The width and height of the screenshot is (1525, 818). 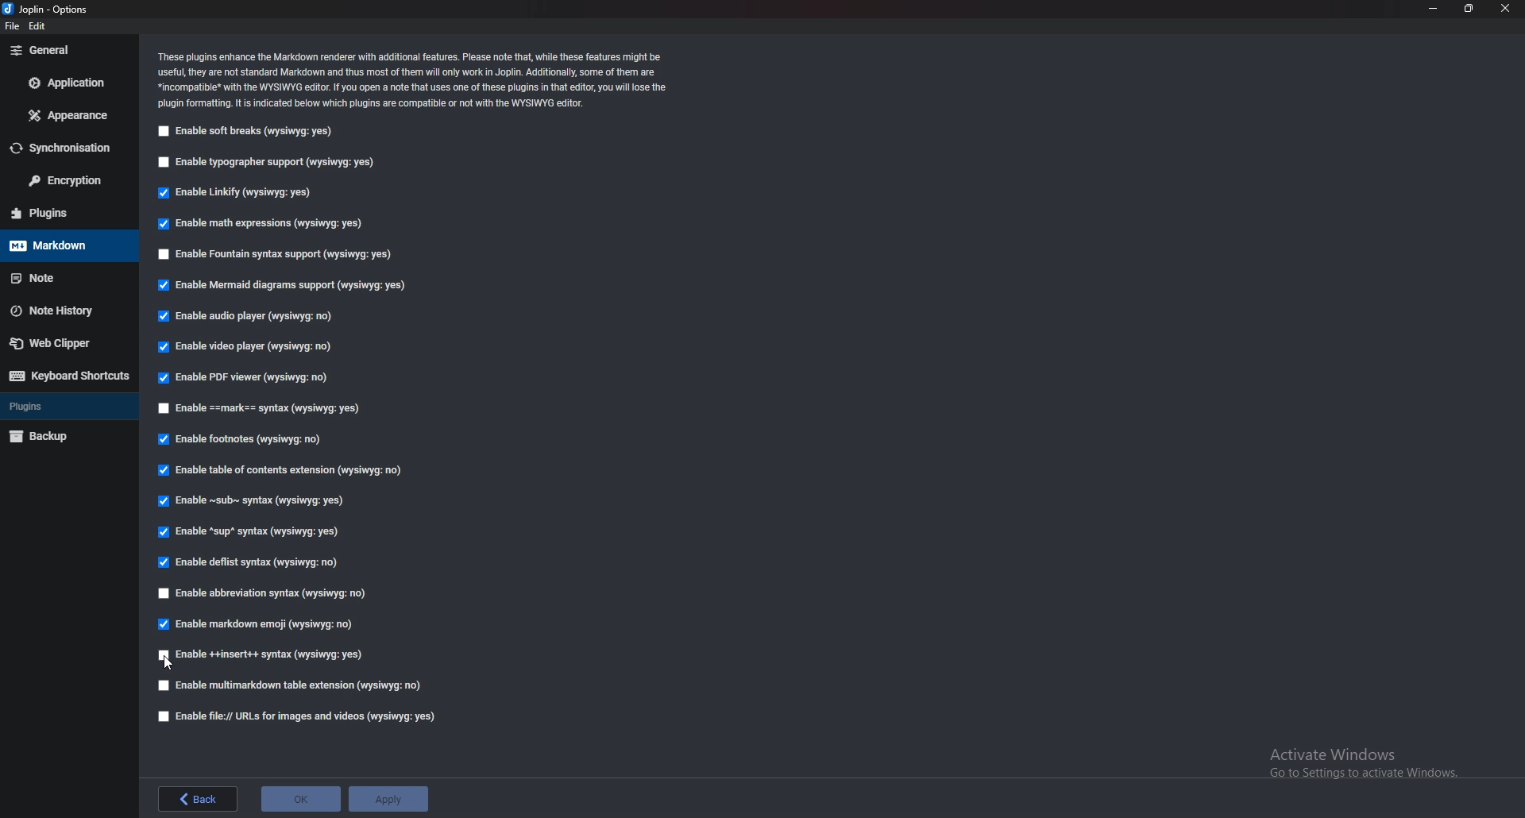 I want to click on Enable insert syntax, so click(x=261, y=654).